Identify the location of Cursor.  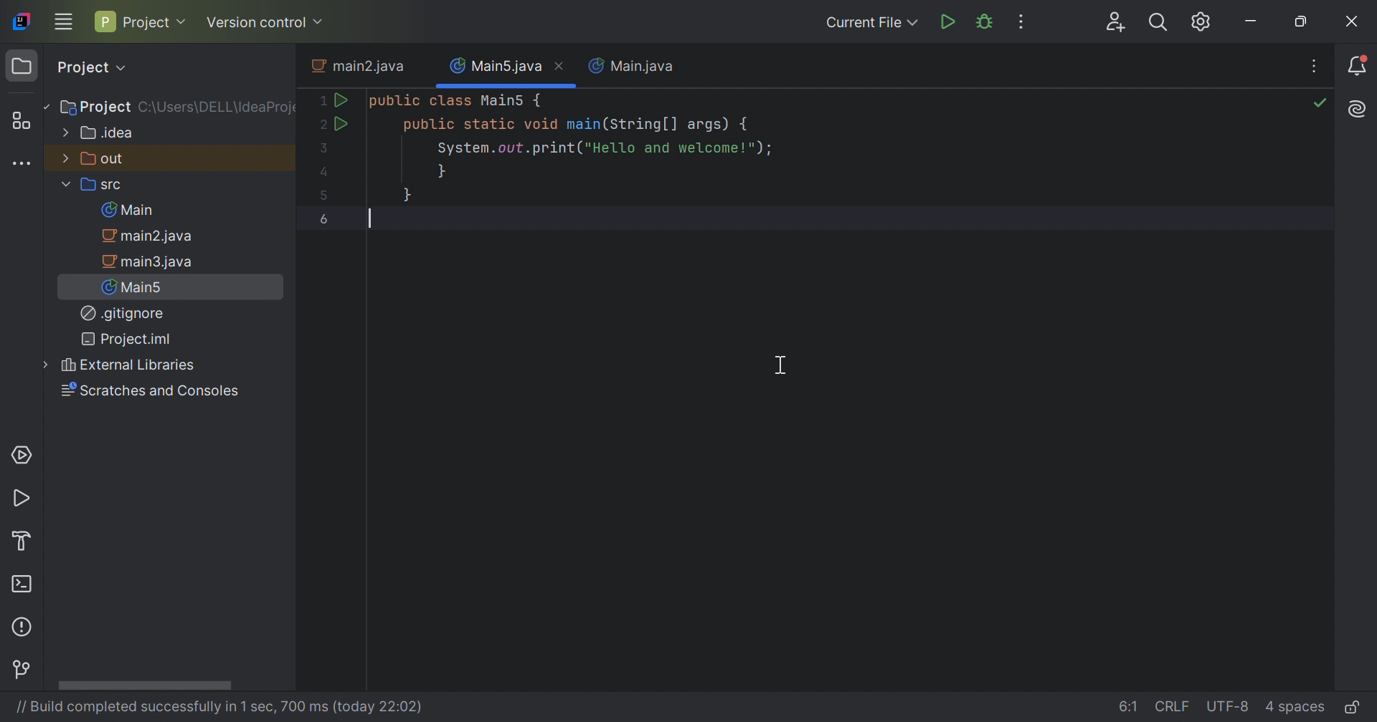
(782, 365).